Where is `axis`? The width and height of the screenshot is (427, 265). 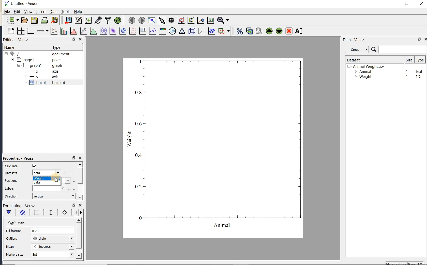 axis is located at coordinates (43, 71).